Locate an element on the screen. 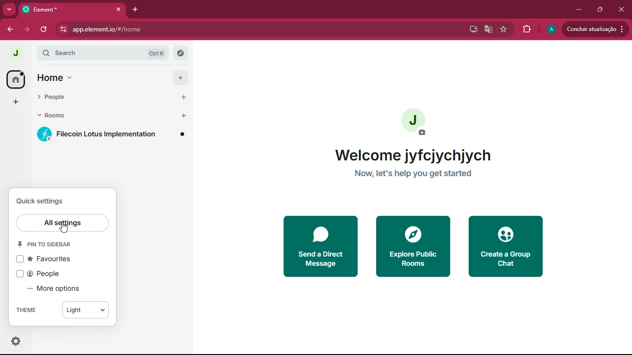 The height and width of the screenshot is (355, 632). rooms is located at coordinates (62, 116).